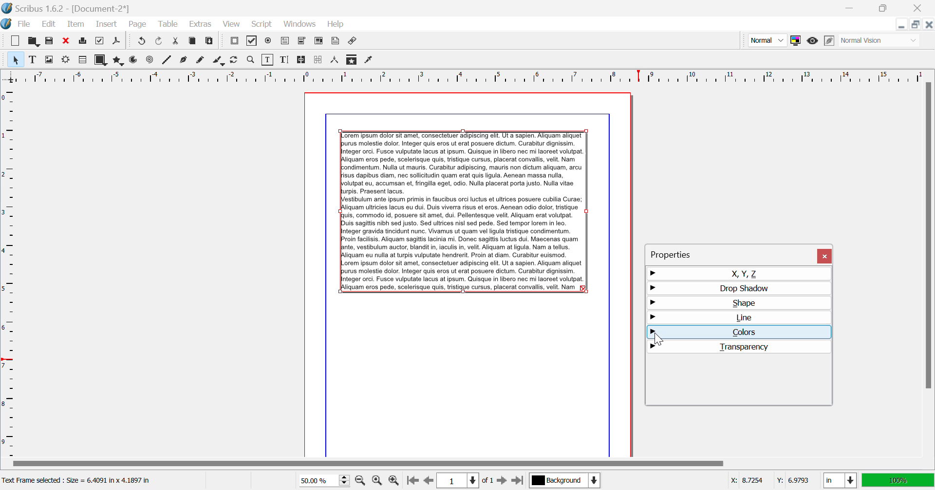 This screenshot has width=935, height=490. Describe the element at coordinates (738, 332) in the screenshot. I see `Colors` at that location.